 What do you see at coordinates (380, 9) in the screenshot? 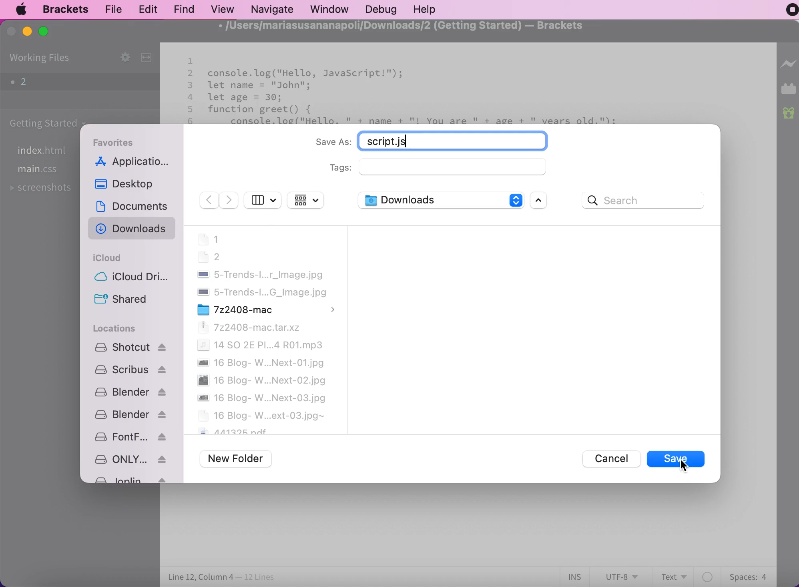
I see `debug` at bounding box center [380, 9].